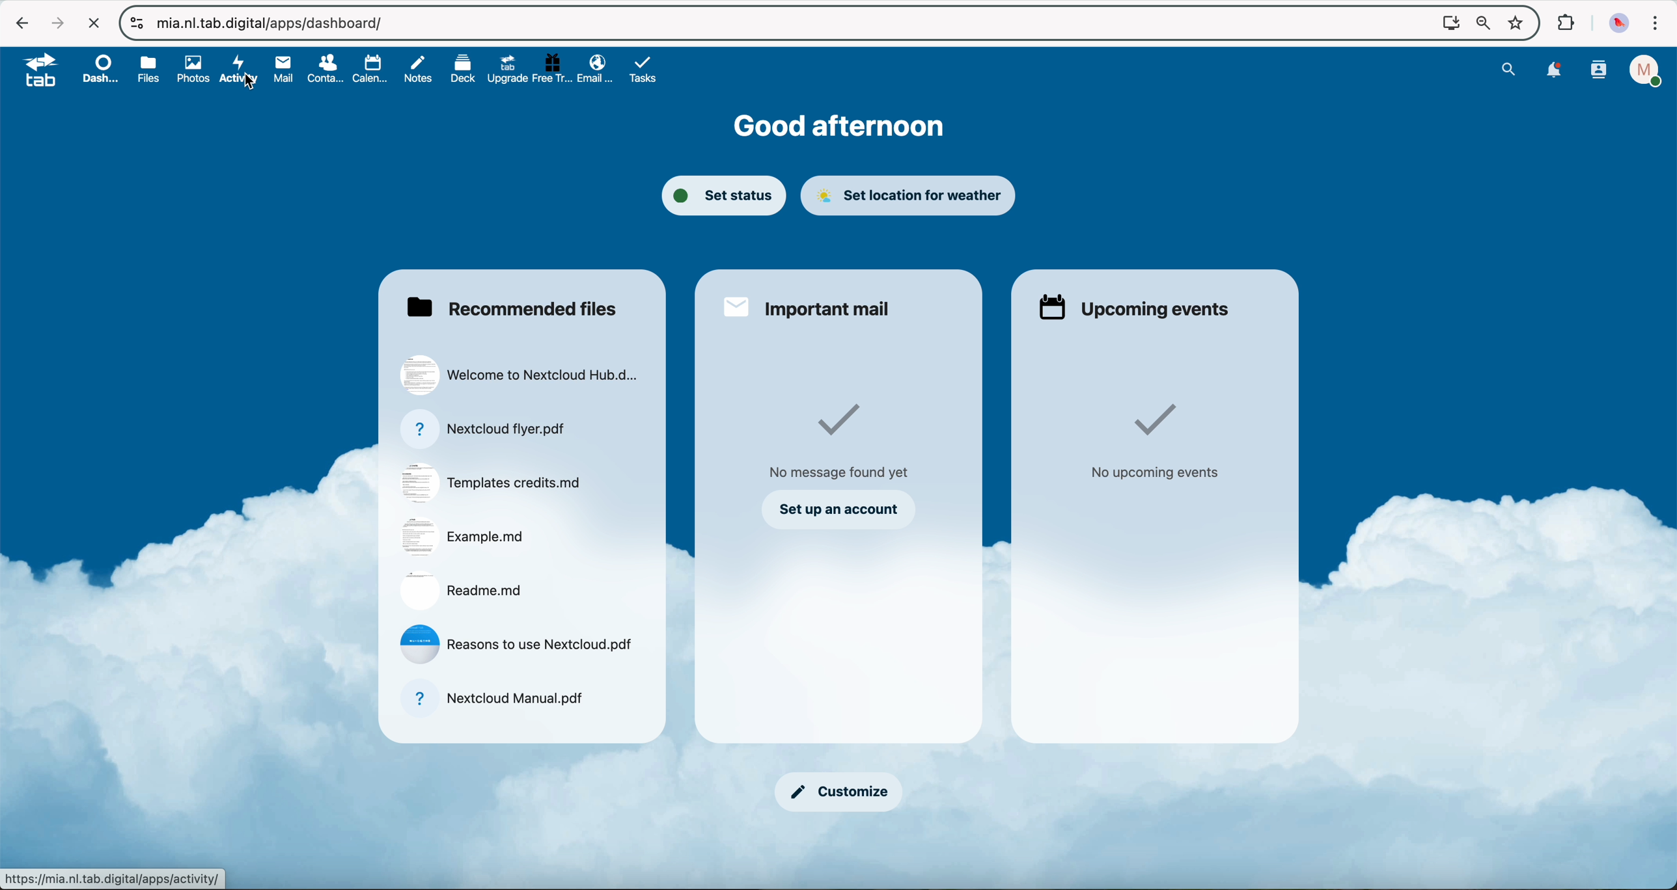  Describe the element at coordinates (495, 483) in the screenshot. I see `file` at that location.